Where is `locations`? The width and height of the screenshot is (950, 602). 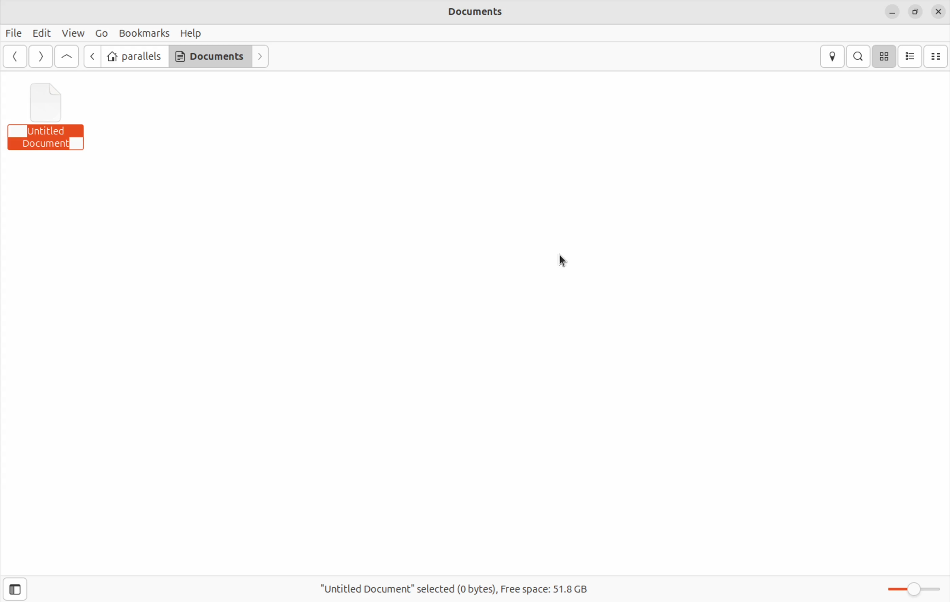 locations is located at coordinates (834, 57).